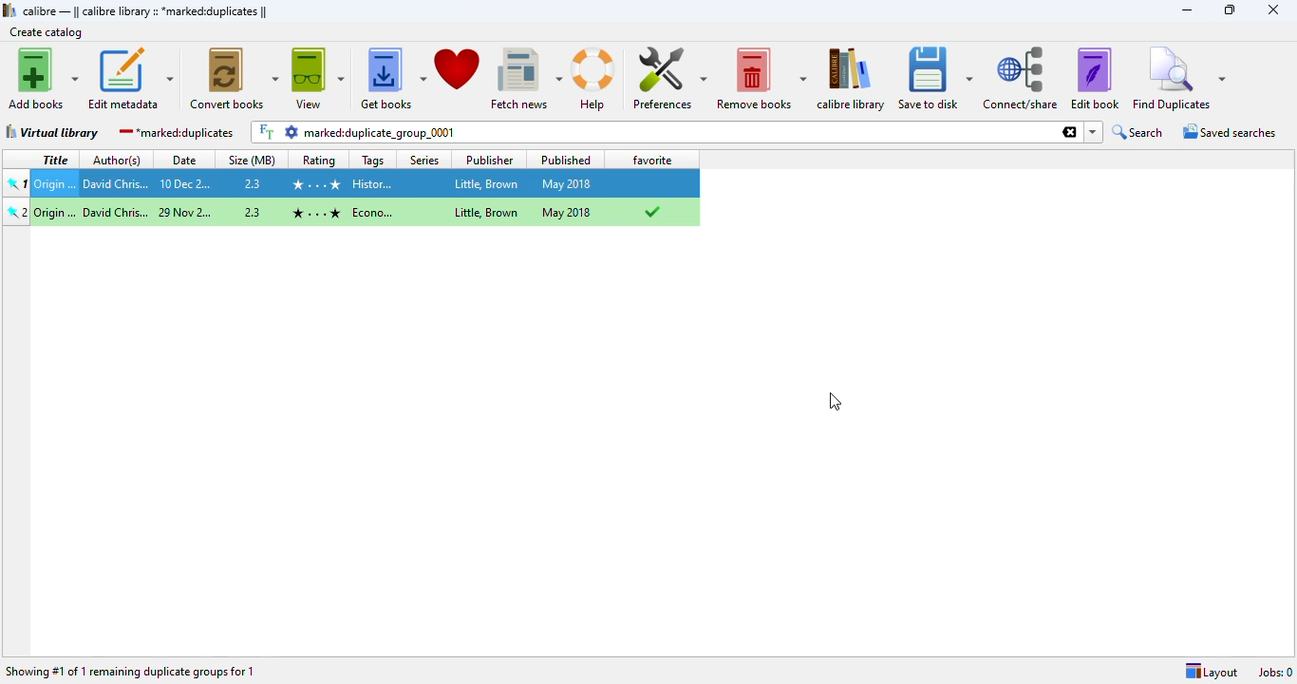  Describe the element at coordinates (317, 78) in the screenshot. I see `view` at that location.